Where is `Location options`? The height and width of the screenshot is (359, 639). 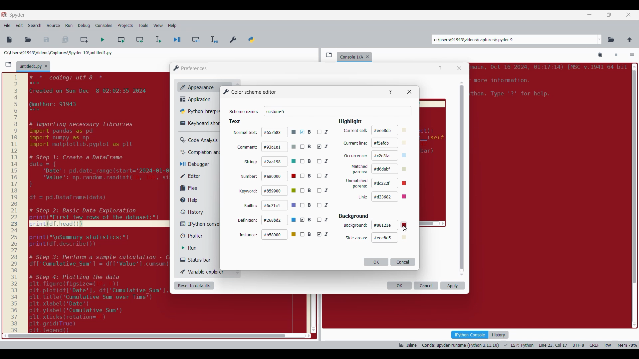
Location options is located at coordinates (600, 40).